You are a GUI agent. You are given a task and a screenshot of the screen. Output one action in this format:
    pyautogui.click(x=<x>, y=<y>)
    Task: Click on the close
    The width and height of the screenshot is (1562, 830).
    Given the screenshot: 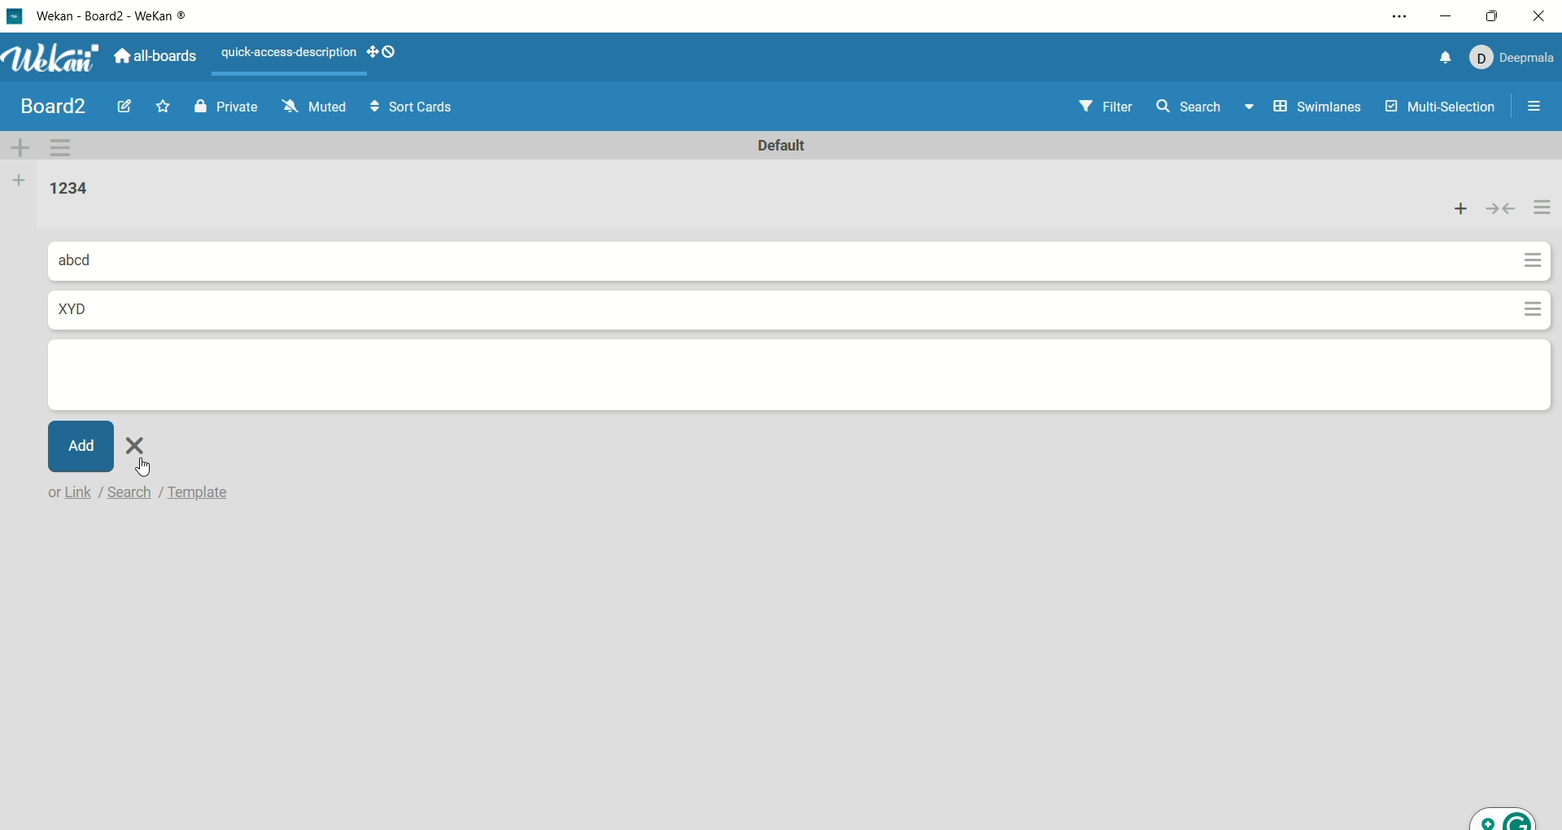 What is the action you would take?
    pyautogui.click(x=1542, y=17)
    